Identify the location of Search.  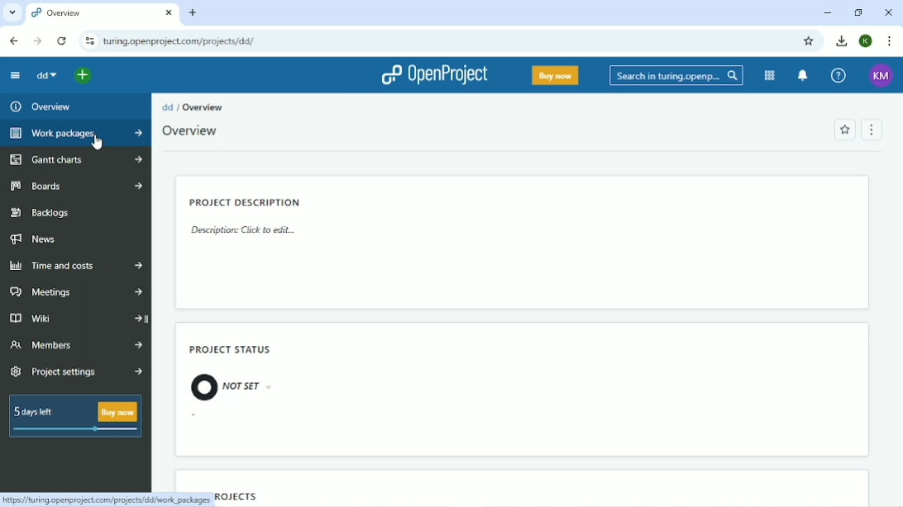
(677, 76).